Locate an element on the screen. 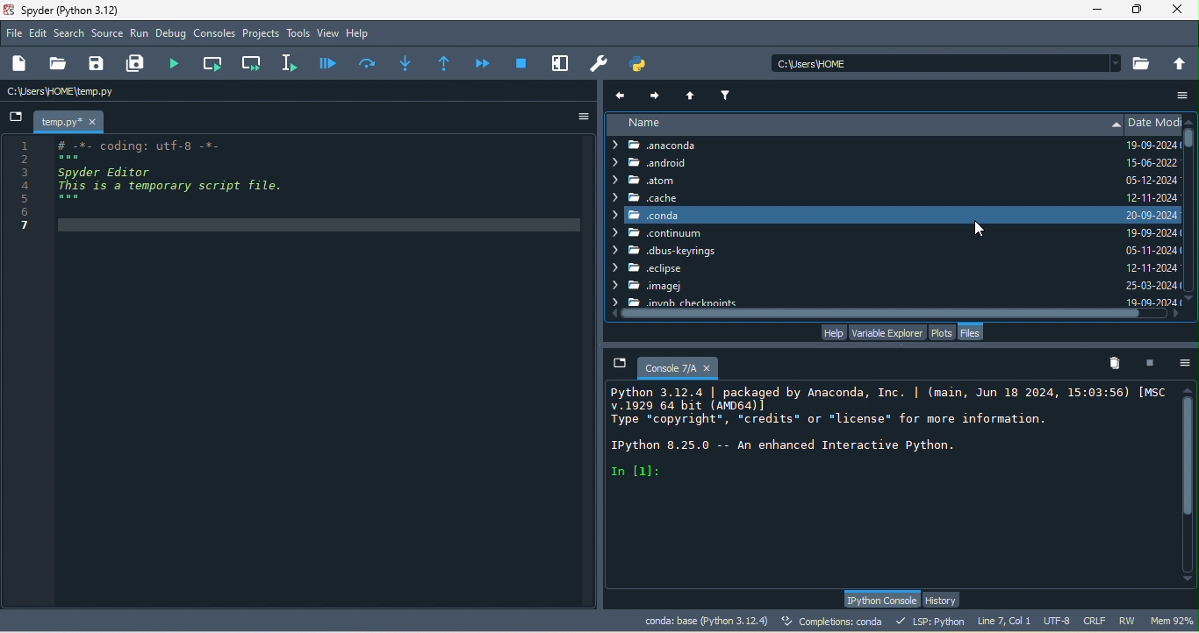 The width and height of the screenshot is (1199, 633). previous is located at coordinates (622, 95).